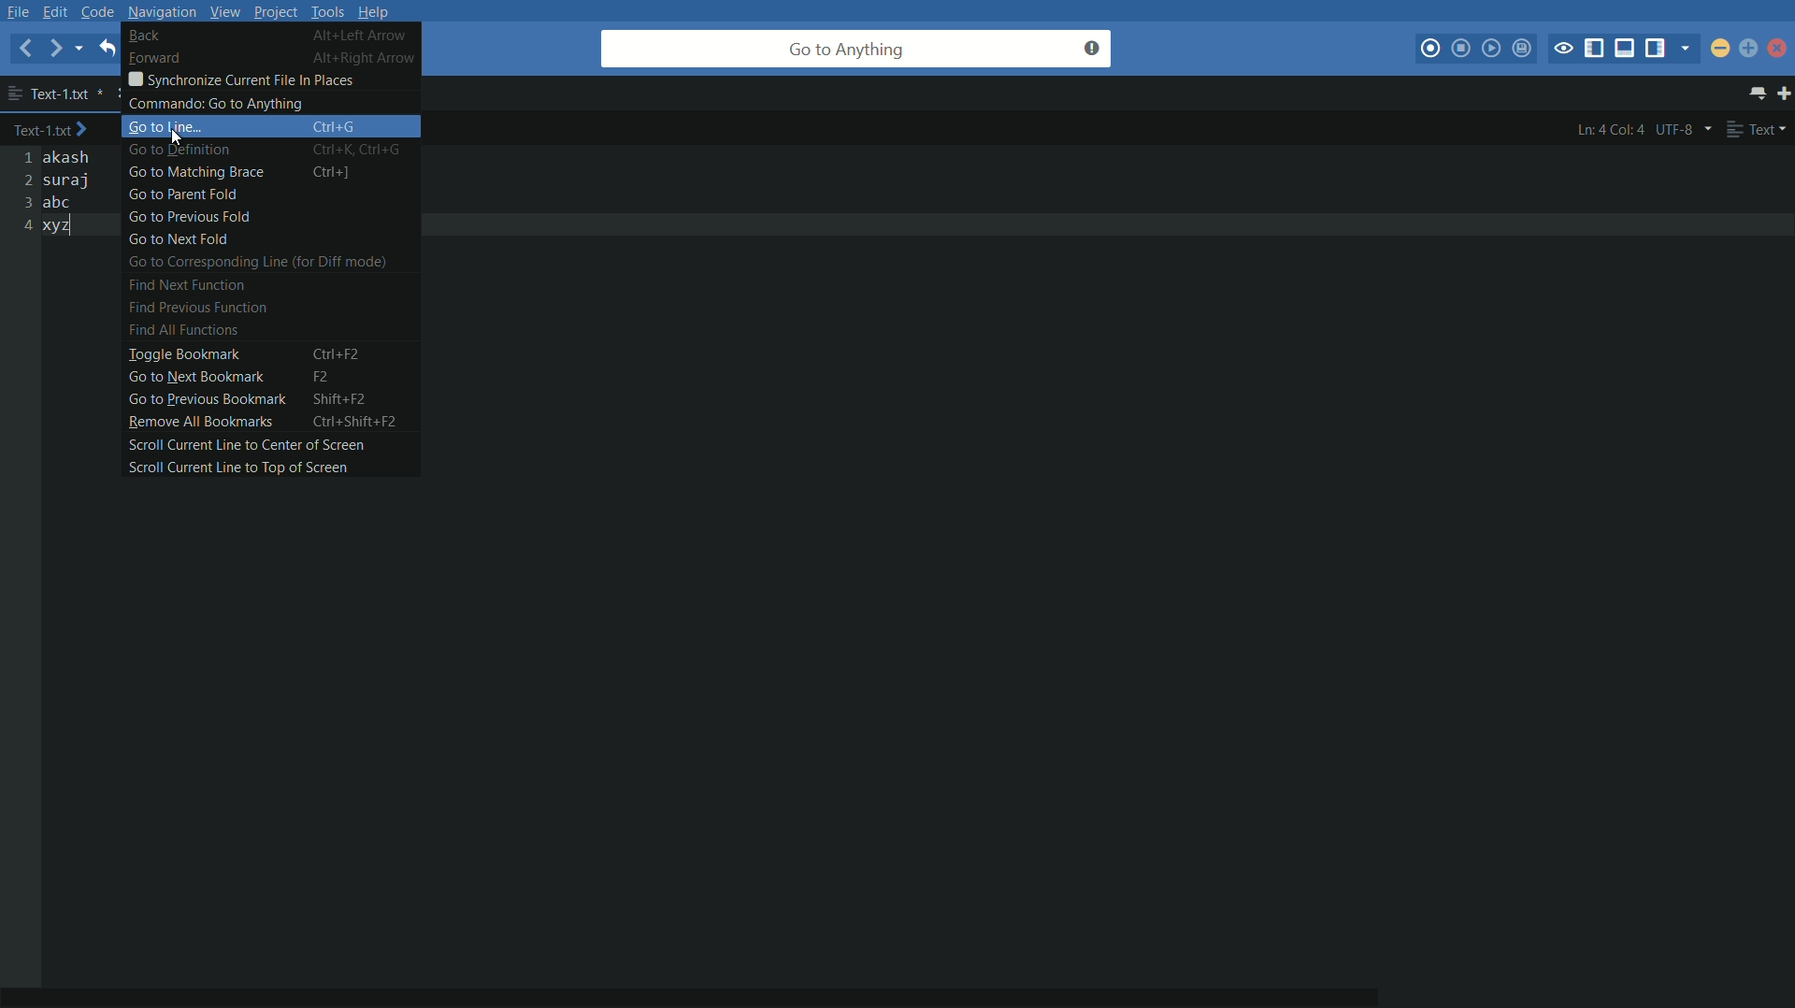 This screenshot has width=1795, height=1008. Describe the element at coordinates (171, 139) in the screenshot. I see `cursor` at that location.